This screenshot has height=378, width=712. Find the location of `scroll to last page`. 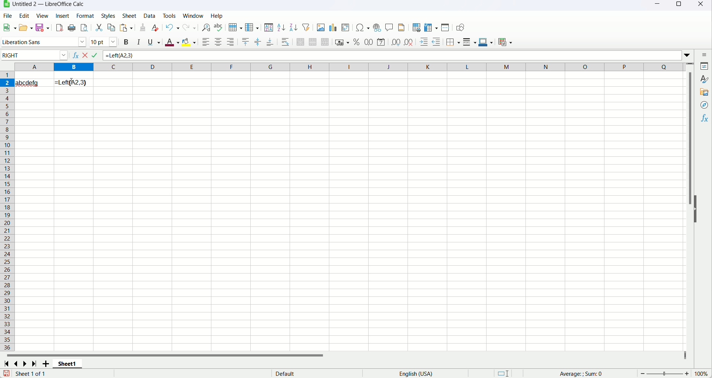

scroll to last page is located at coordinates (34, 363).